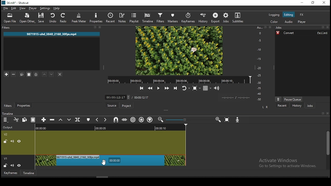 The width and height of the screenshot is (331, 186). What do you see at coordinates (141, 120) in the screenshot?
I see `ripple all tracks` at bounding box center [141, 120].